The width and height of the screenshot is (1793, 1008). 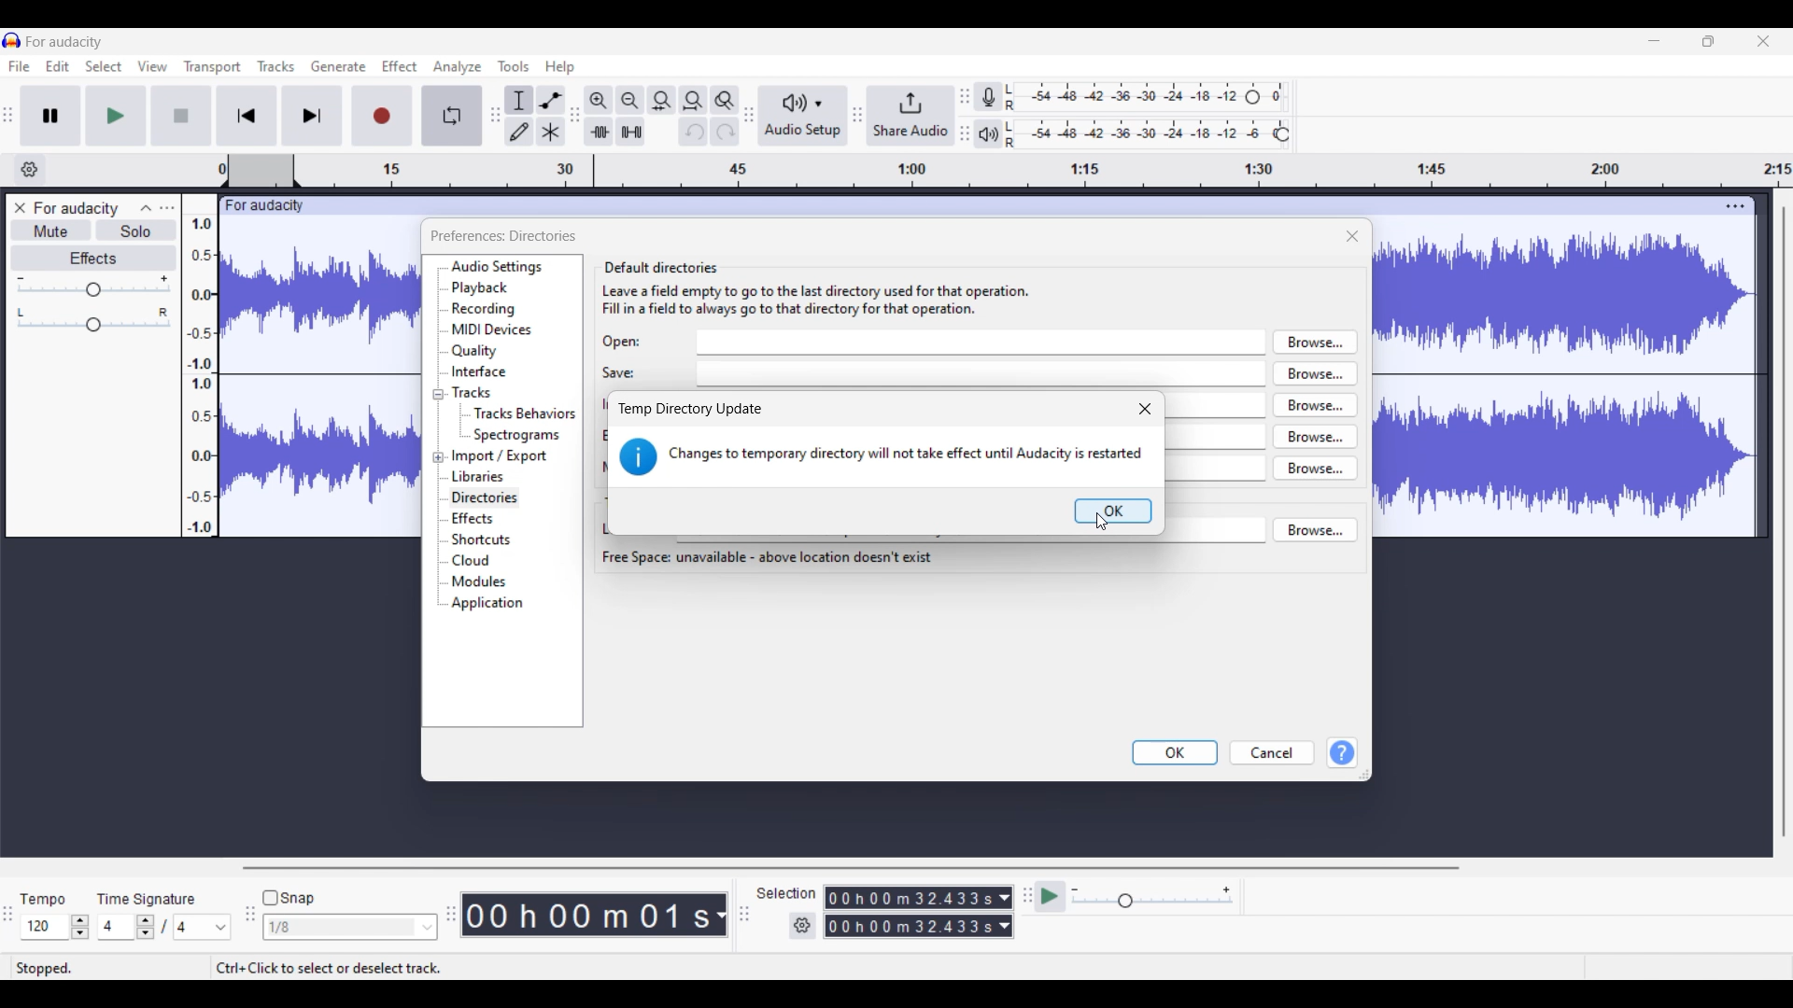 What do you see at coordinates (982, 343) in the screenshot?
I see `open input box` at bounding box center [982, 343].